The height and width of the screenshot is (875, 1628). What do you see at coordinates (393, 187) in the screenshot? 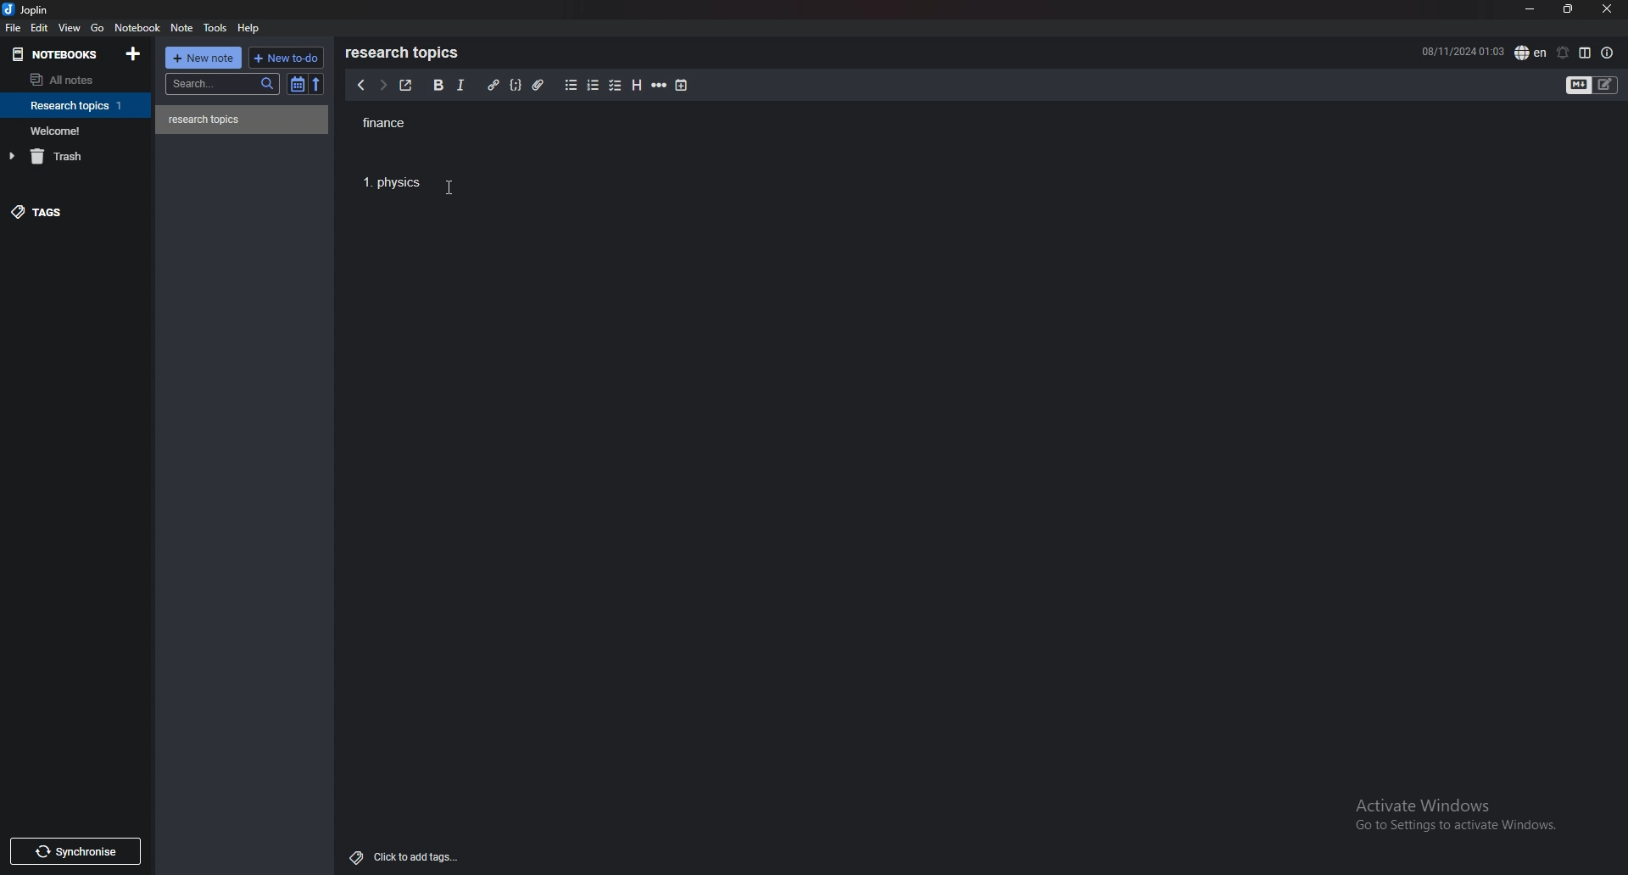
I see `1. Physics` at bounding box center [393, 187].